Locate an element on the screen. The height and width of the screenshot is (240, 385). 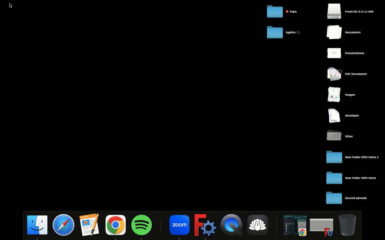
Pages is located at coordinates (91, 225).